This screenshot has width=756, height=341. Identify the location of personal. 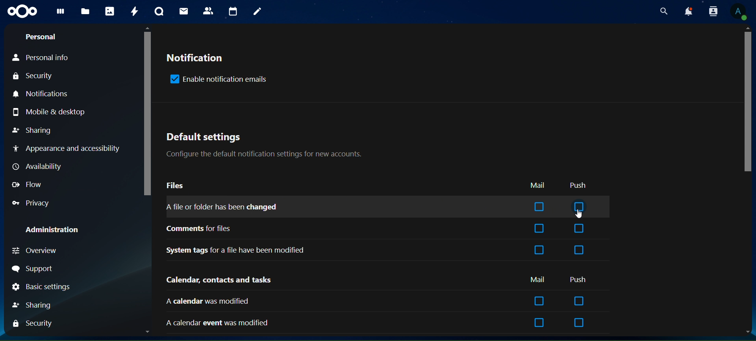
(51, 37).